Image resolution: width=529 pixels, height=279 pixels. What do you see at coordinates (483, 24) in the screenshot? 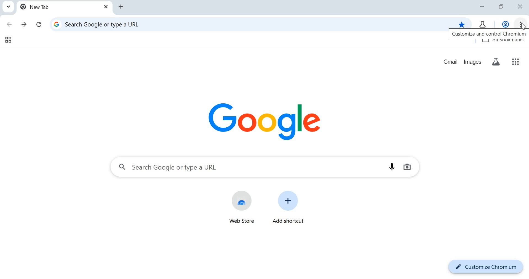
I see `chrome tab` at bounding box center [483, 24].